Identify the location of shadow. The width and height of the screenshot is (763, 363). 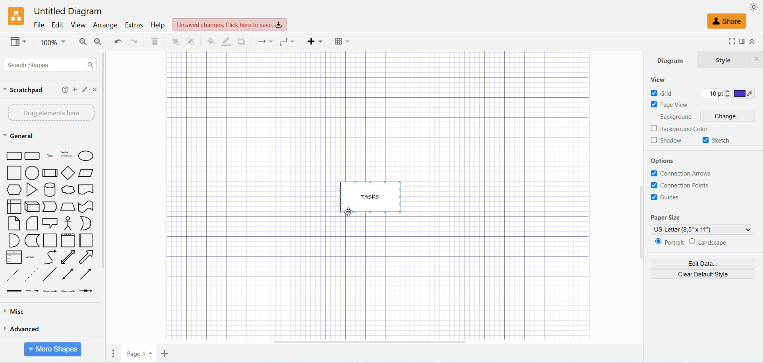
(240, 41).